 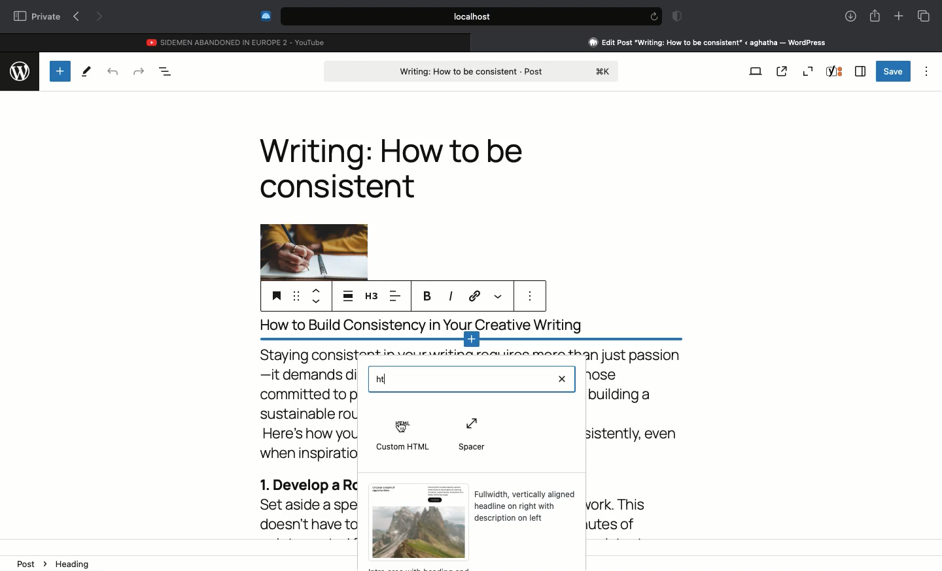 What do you see at coordinates (59, 71) in the screenshot?
I see `Add new block` at bounding box center [59, 71].